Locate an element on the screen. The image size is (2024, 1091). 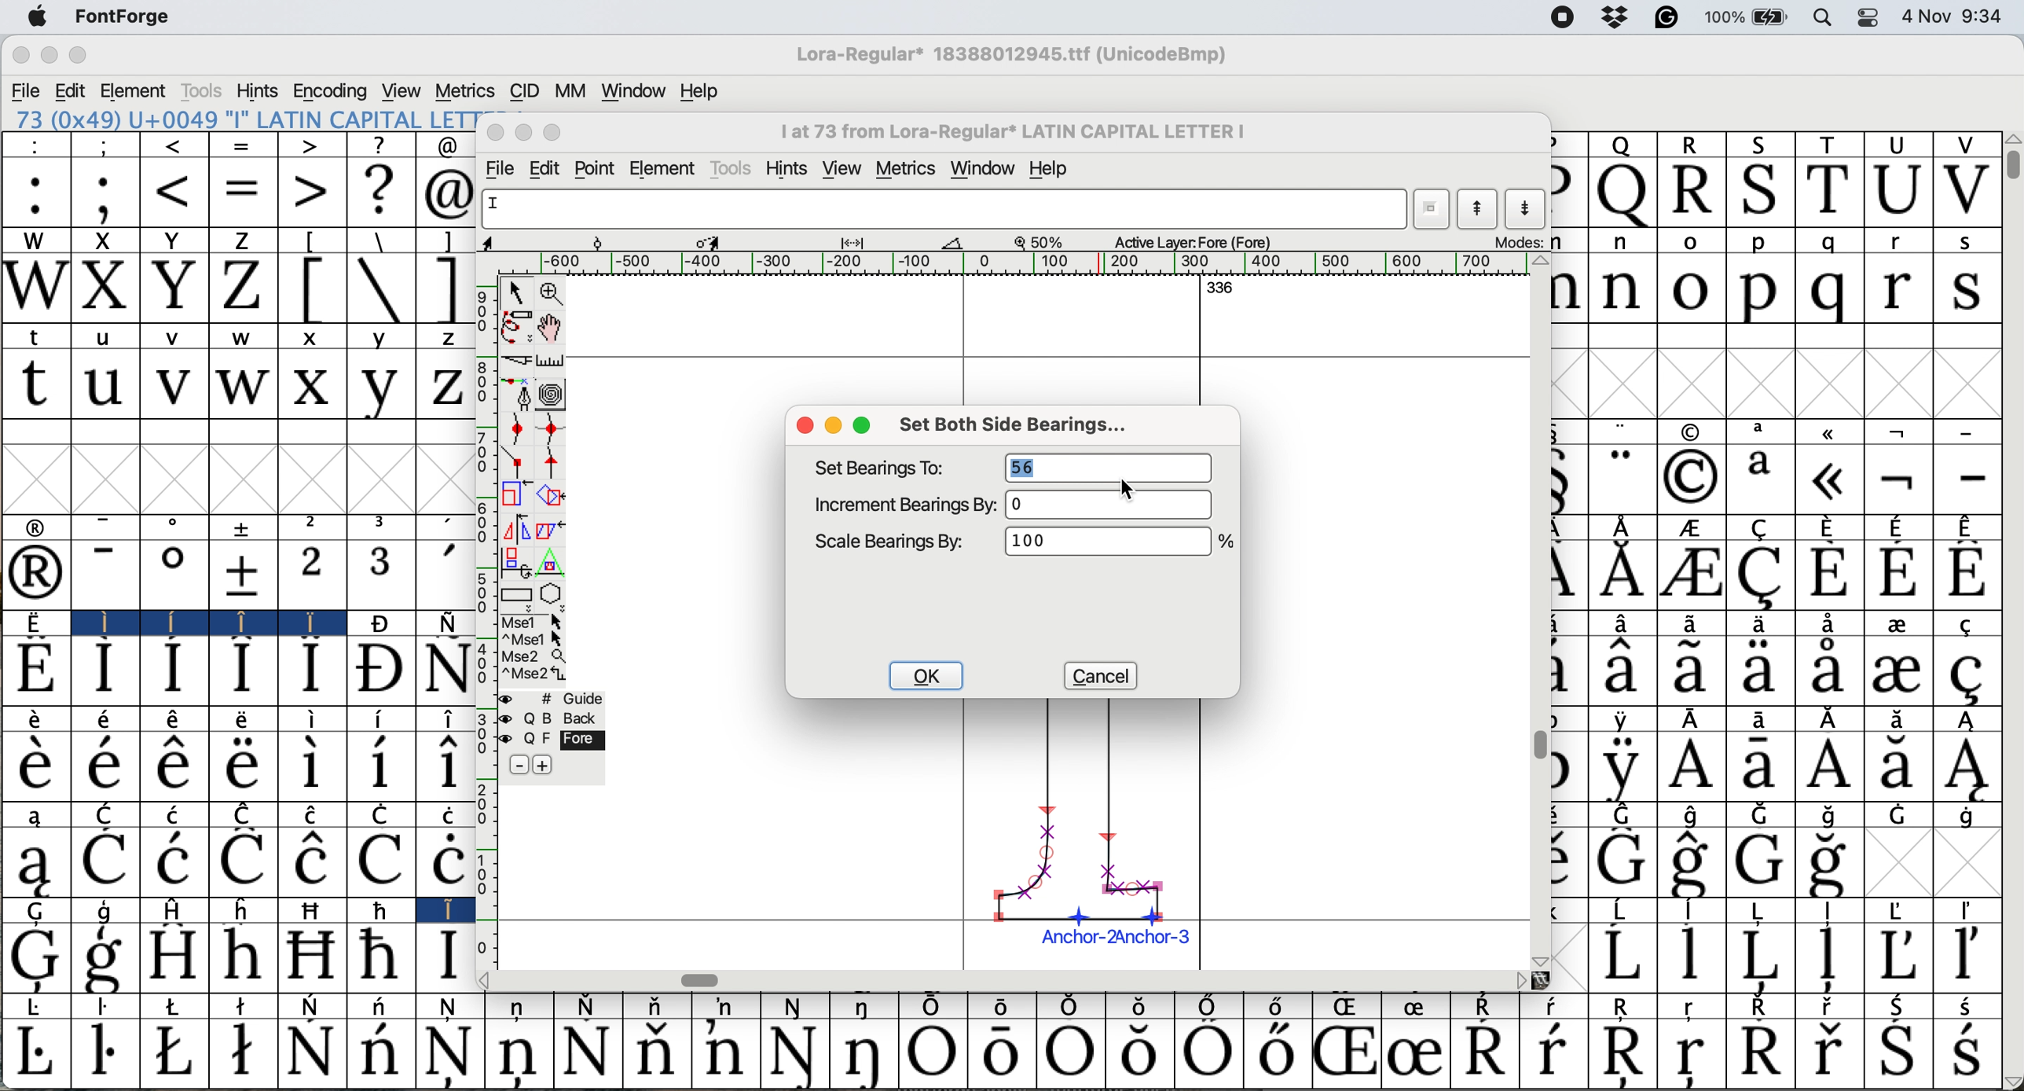
0 is located at coordinates (1115, 505).